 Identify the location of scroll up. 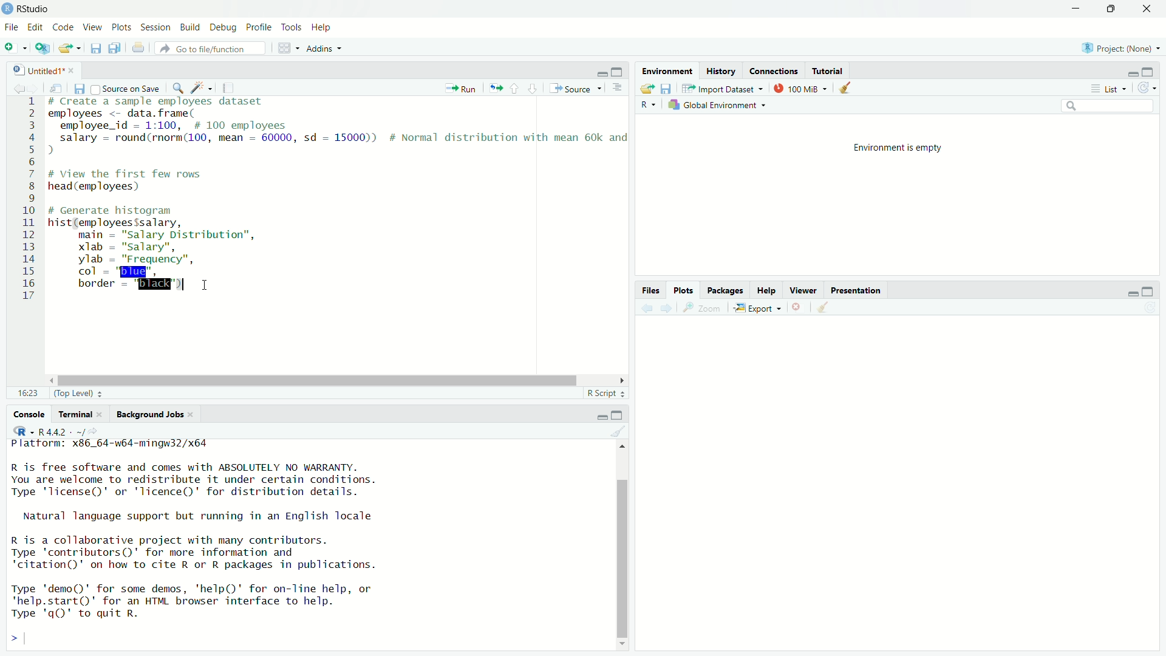
(623, 446).